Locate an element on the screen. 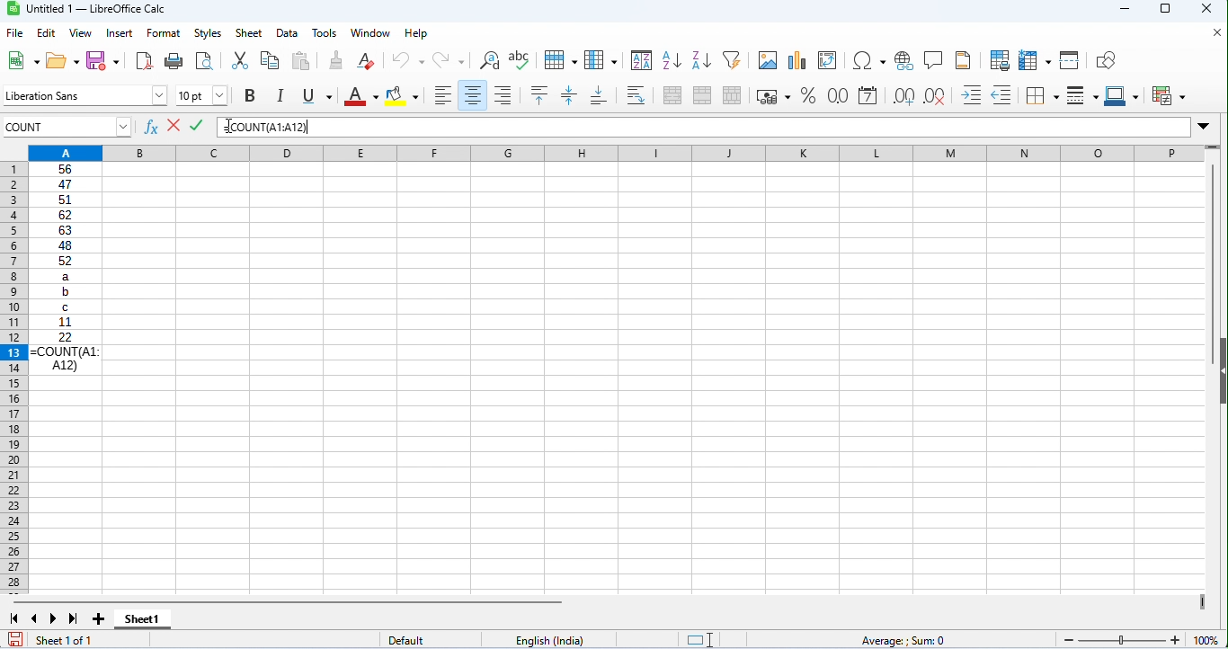 Image resolution: width=1228 pixels, height=649 pixels. font size is located at coordinates (202, 95).